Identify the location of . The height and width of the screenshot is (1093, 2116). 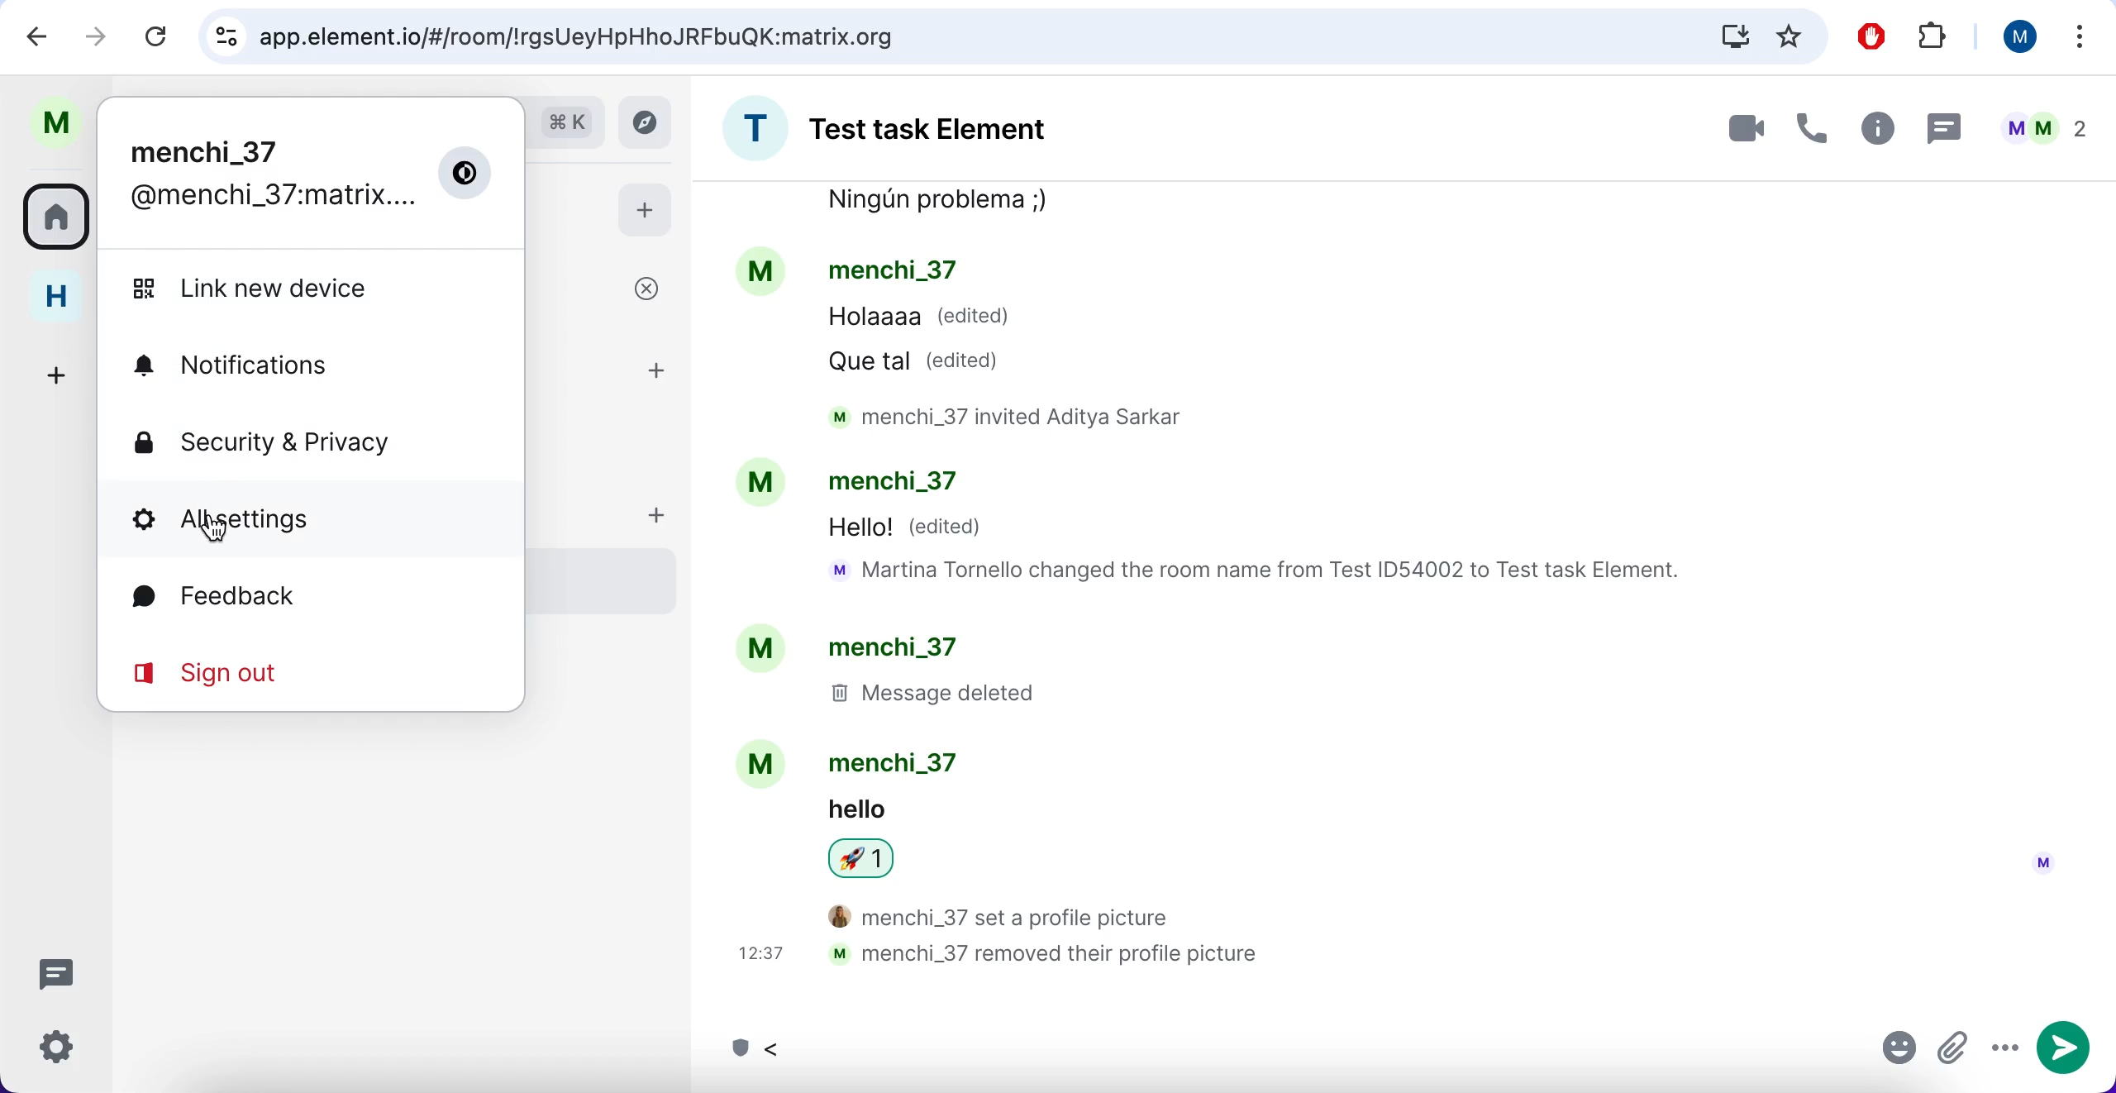
(2050, 129).